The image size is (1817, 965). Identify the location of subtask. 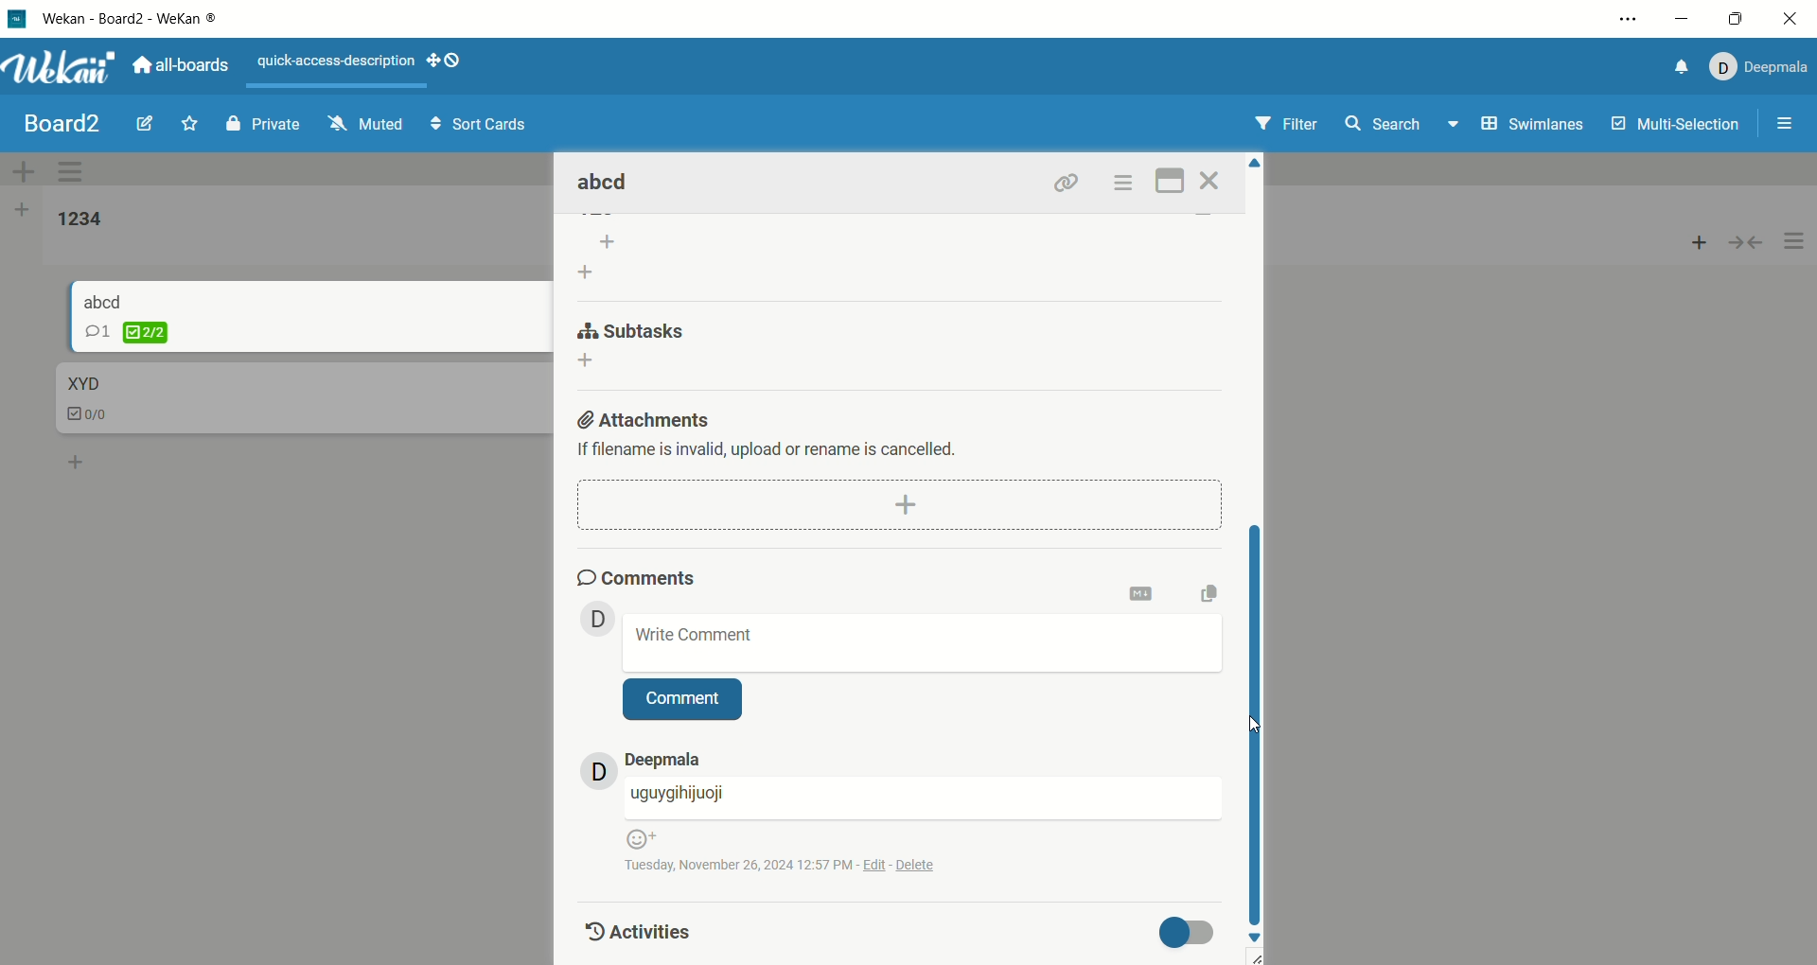
(634, 328).